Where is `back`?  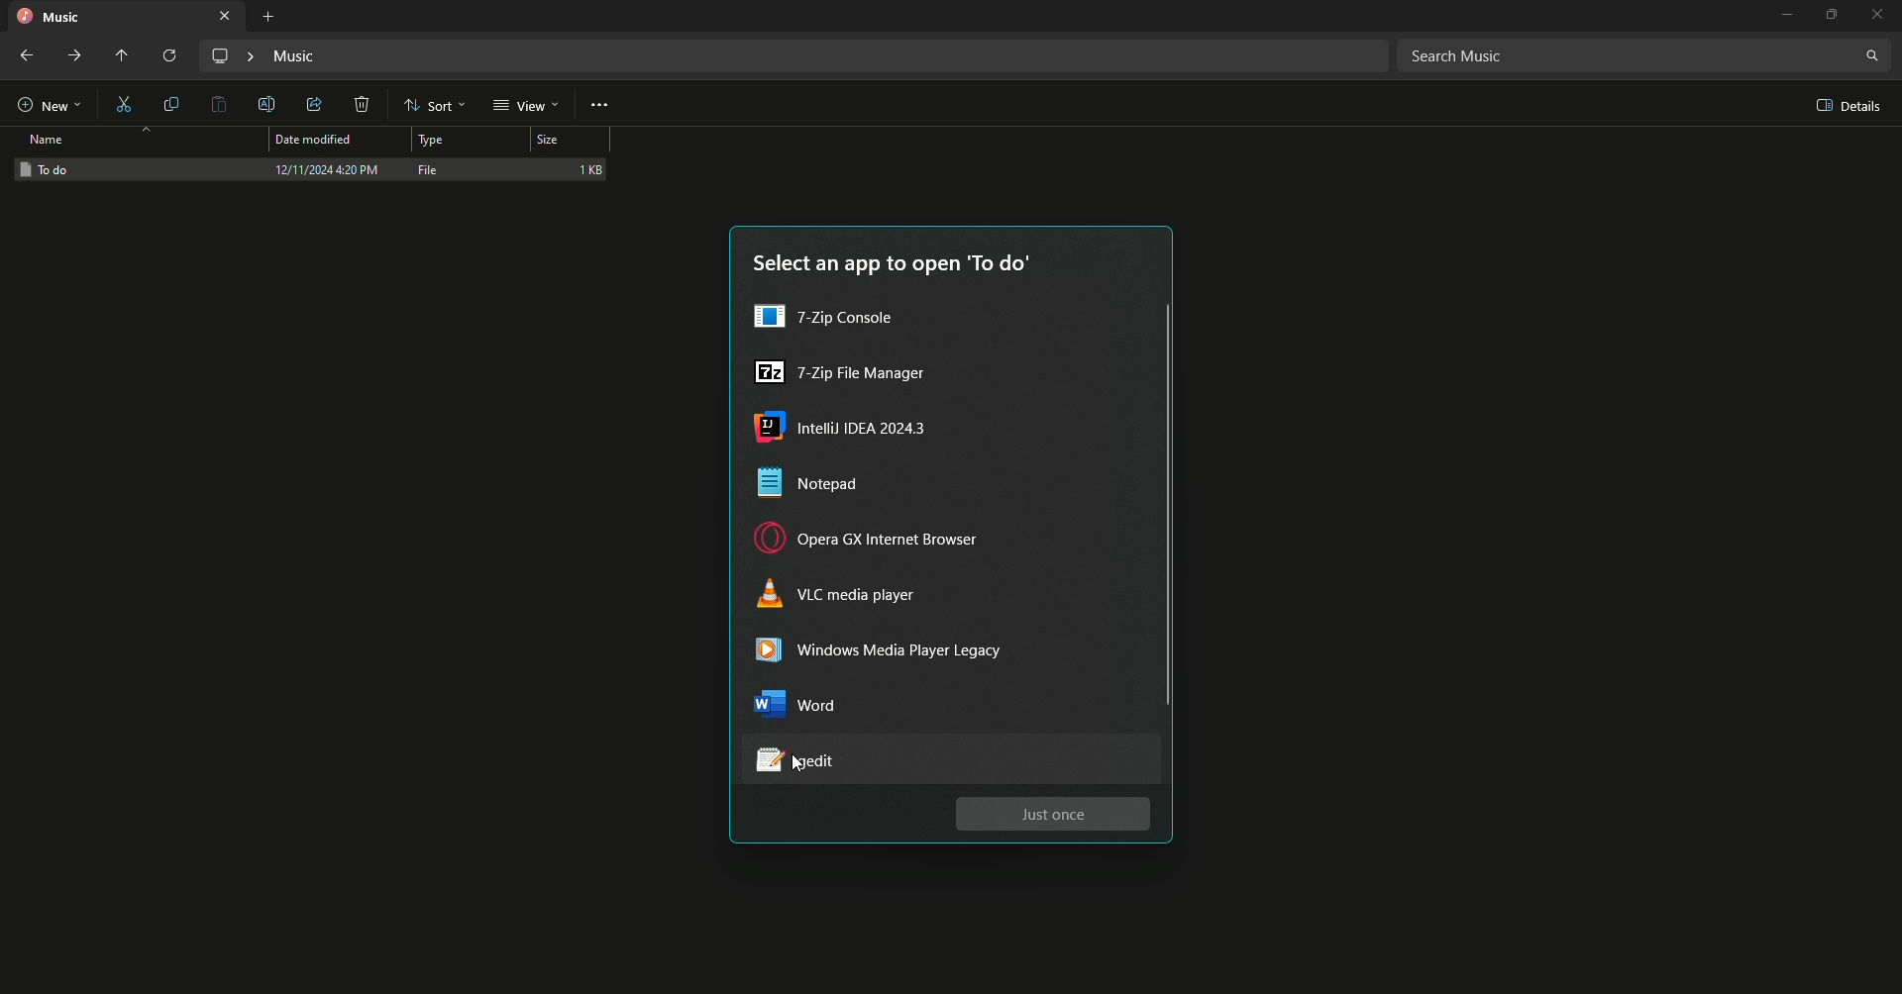 back is located at coordinates (27, 57).